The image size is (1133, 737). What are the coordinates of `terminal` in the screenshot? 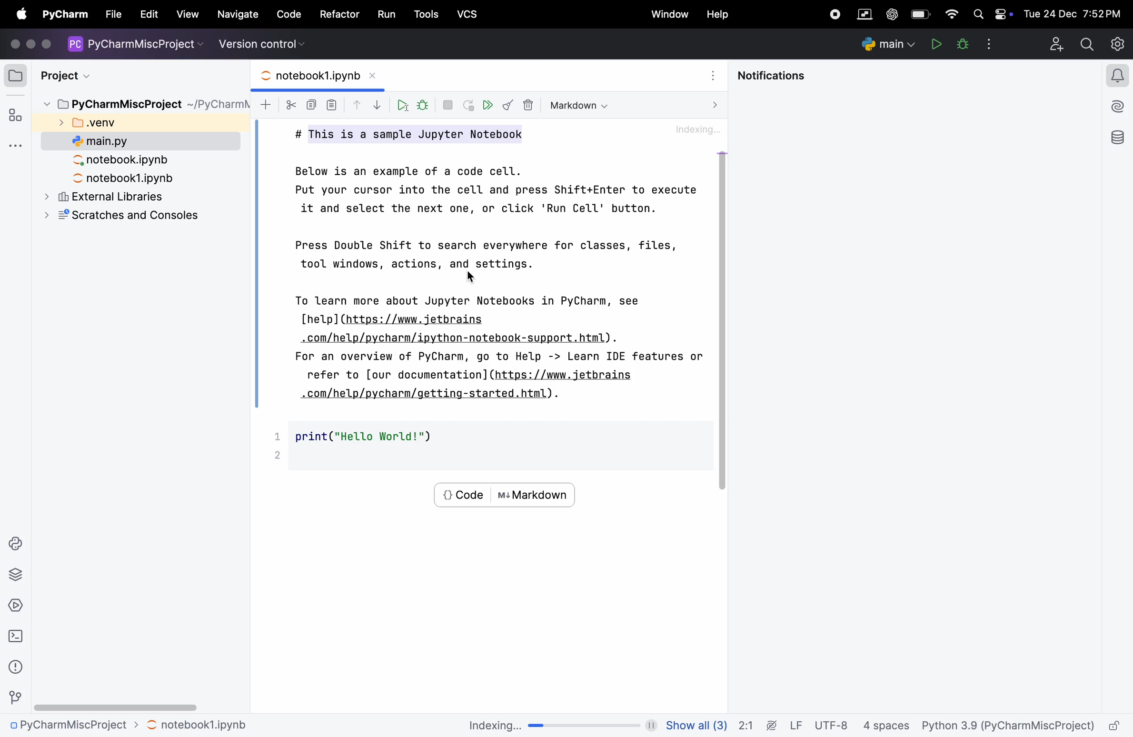 It's located at (17, 638).